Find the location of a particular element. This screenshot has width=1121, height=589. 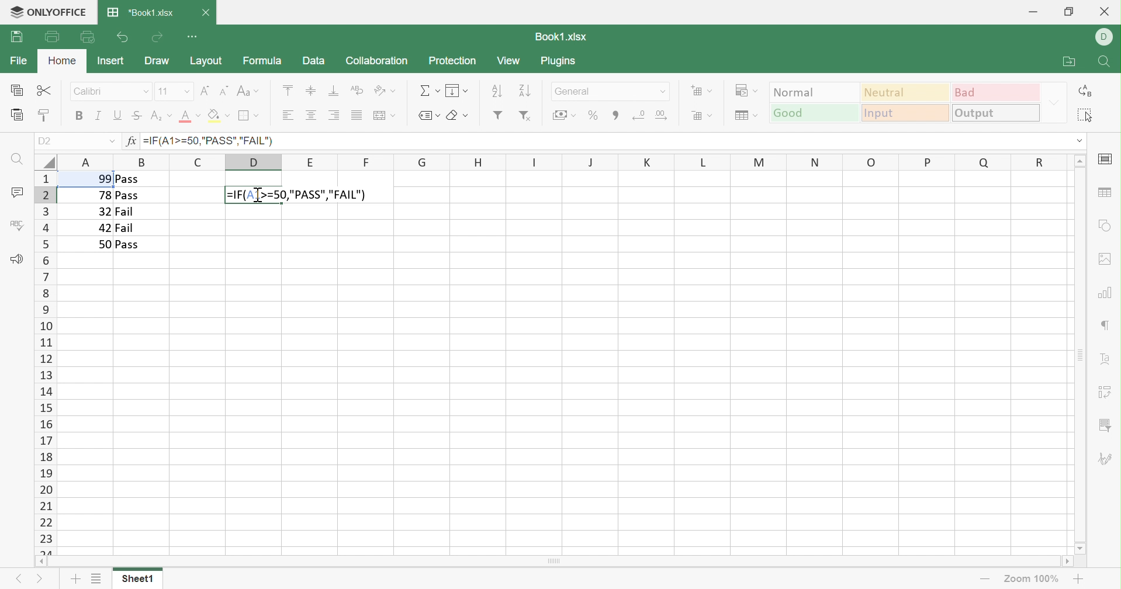

Percent style is located at coordinates (593, 115).